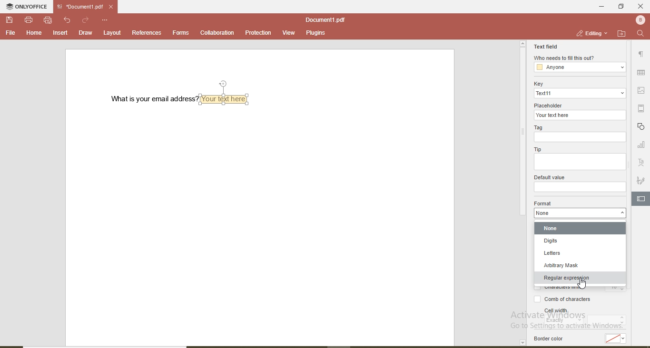 The width and height of the screenshot is (650, 348). Describe the element at coordinates (579, 162) in the screenshot. I see `tip input` at that location.